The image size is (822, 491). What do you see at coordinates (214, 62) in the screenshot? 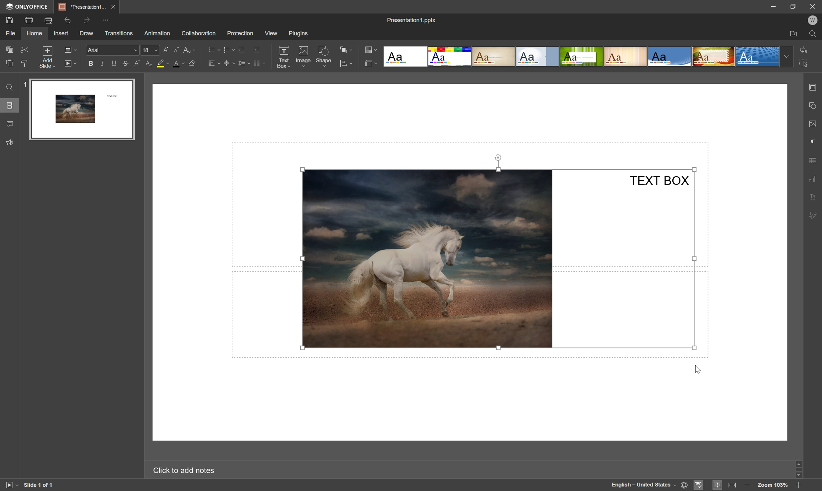
I see `horizontal align` at bounding box center [214, 62].